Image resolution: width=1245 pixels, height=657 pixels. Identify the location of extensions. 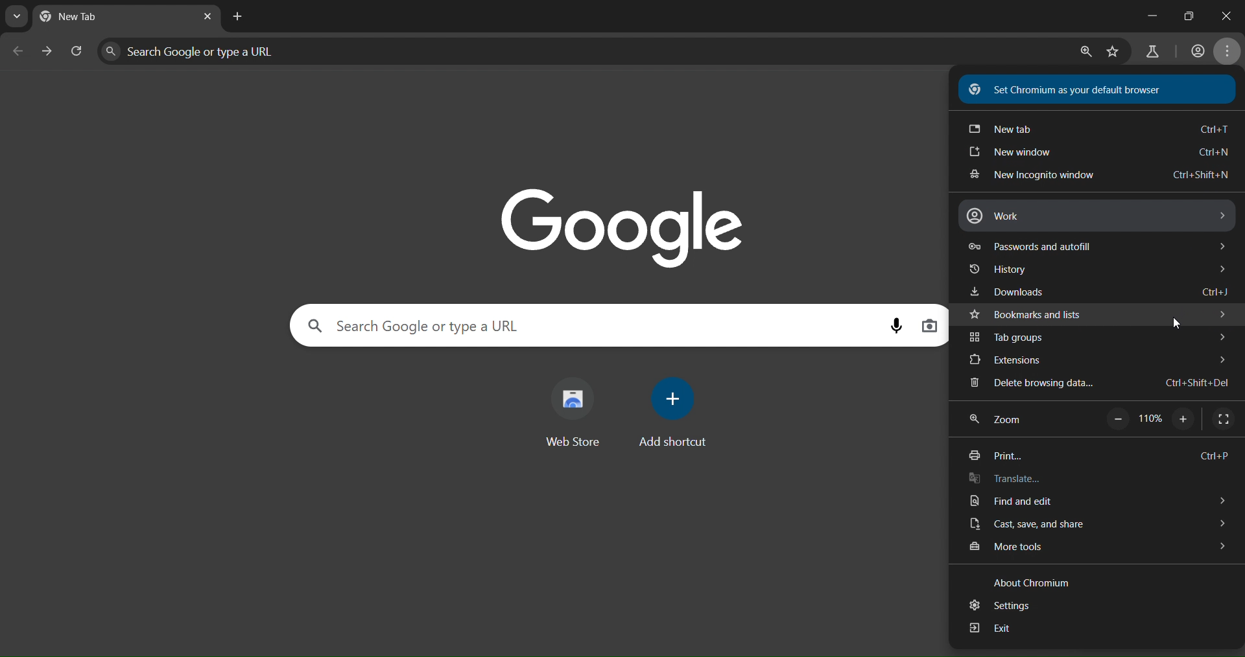
(1097, 360).